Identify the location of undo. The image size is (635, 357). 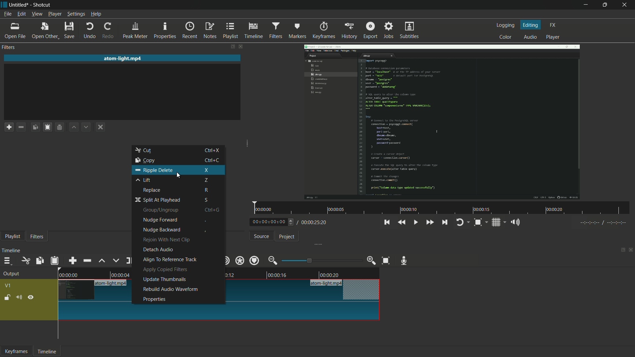
(89, 30).